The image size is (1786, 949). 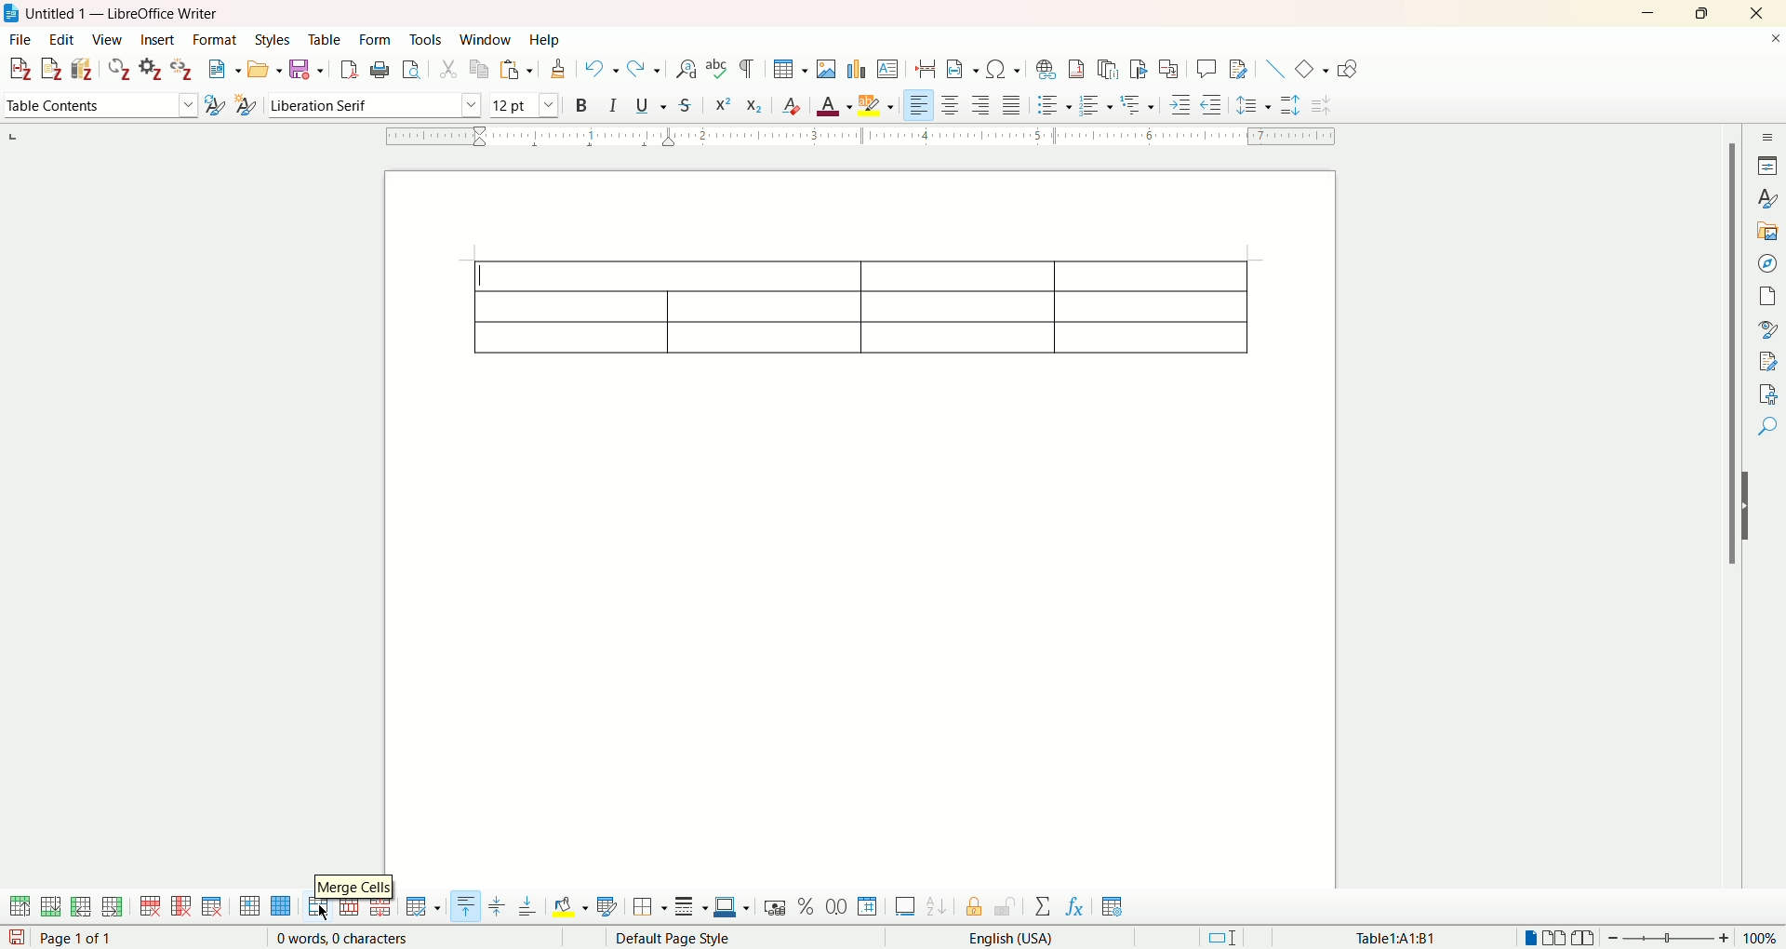 I want to click on align left, so click(x=916, y=104).